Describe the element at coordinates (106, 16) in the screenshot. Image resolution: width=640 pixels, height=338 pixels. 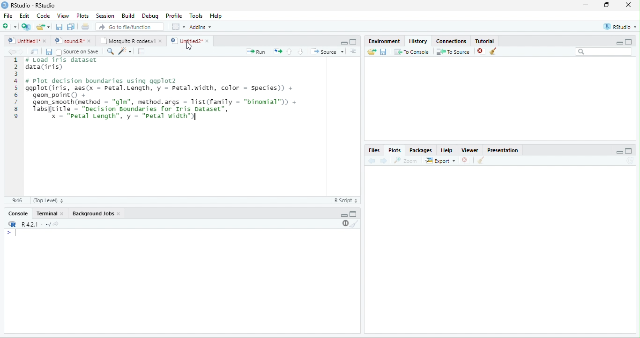
I see `Session` at that location.